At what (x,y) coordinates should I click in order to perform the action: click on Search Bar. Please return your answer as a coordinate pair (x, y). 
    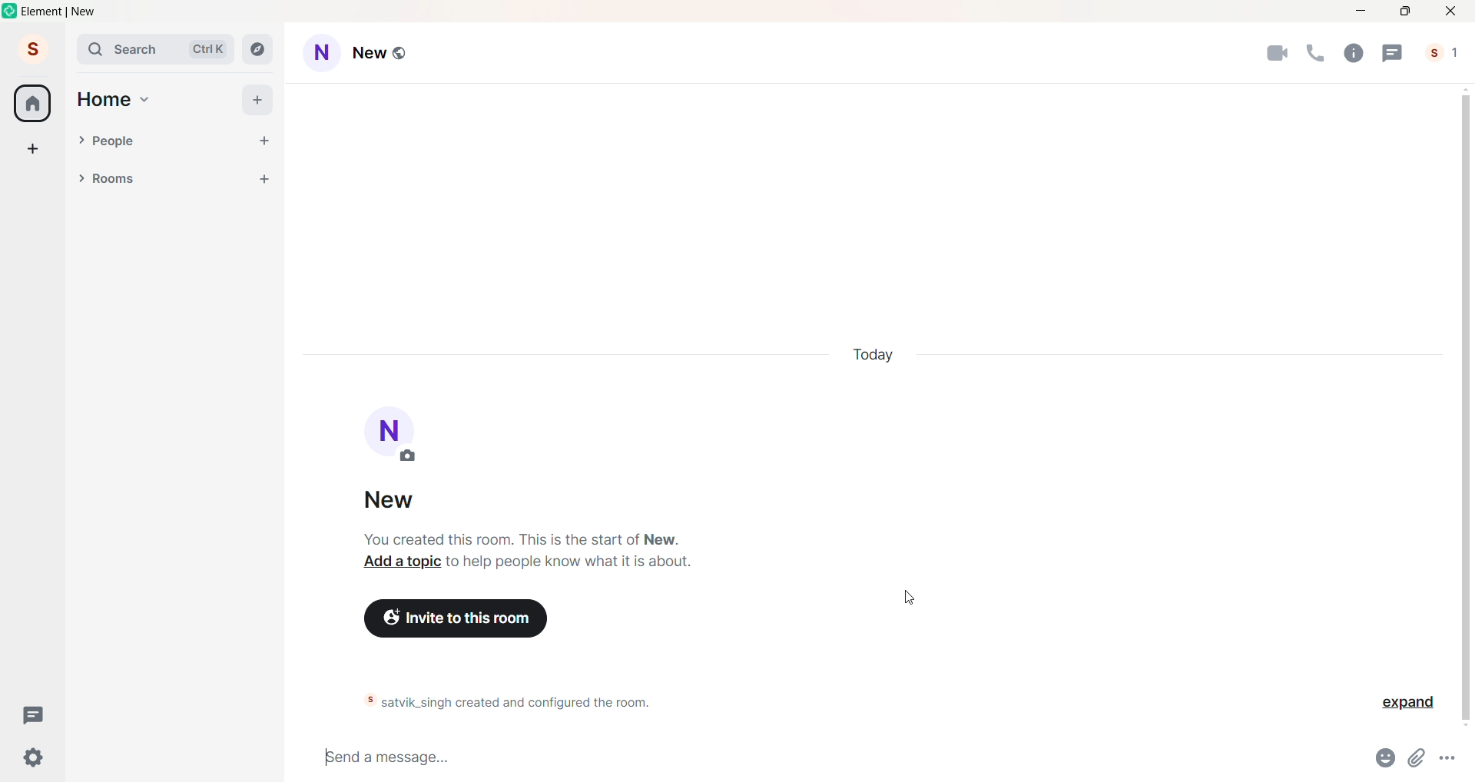
    Looking at the image, I should click on (128, 49).